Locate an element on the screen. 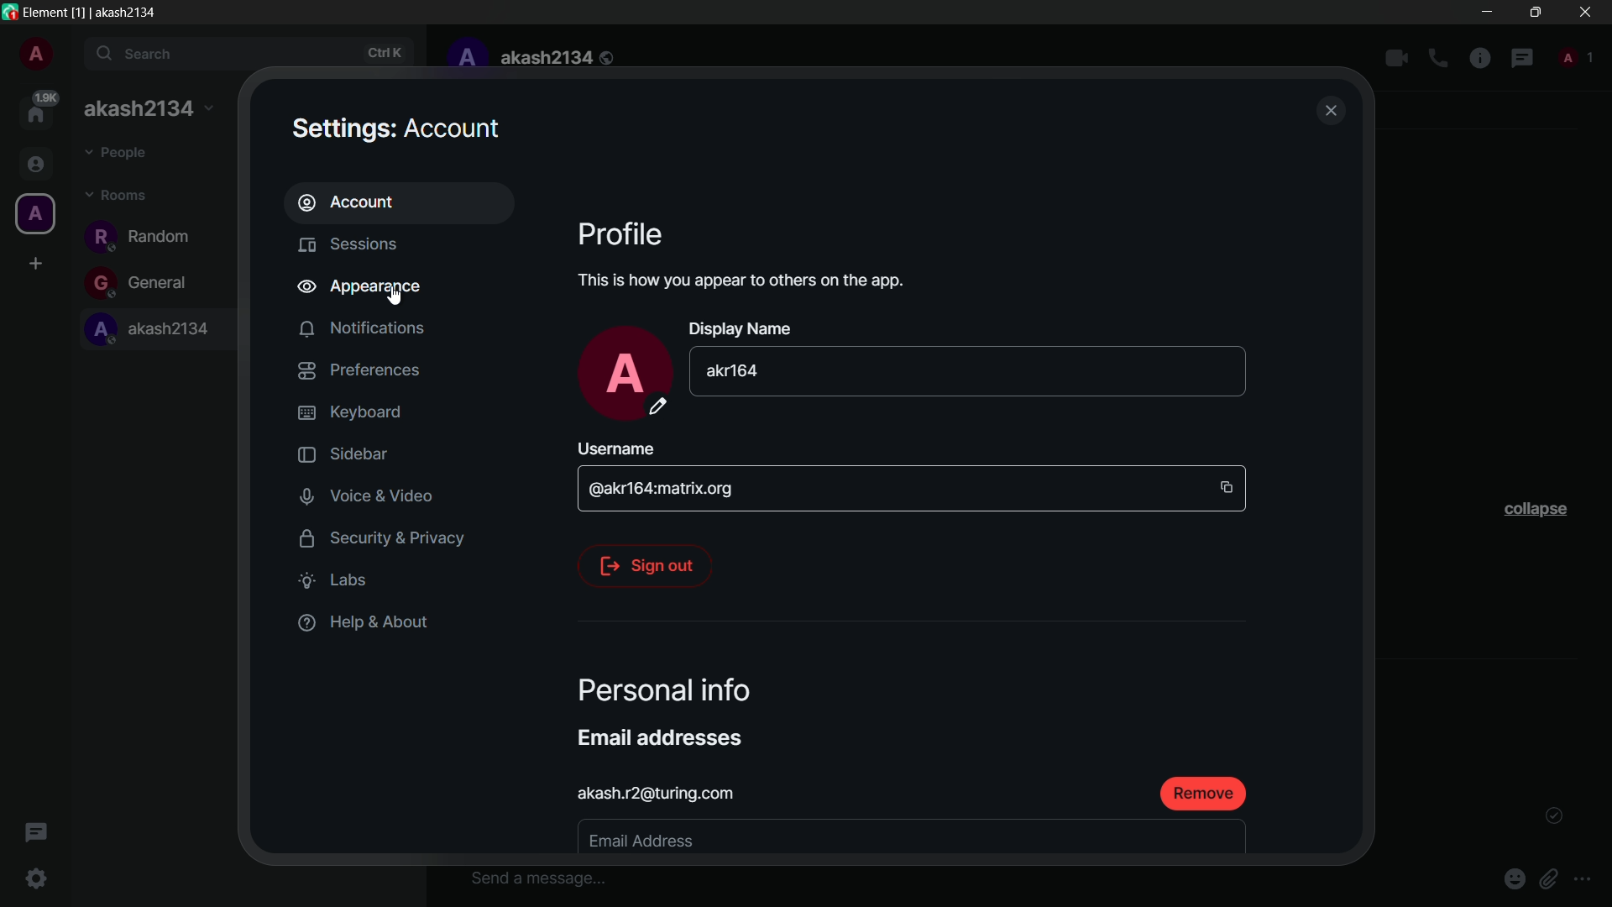  cursor is located at coordinates (395, 299).